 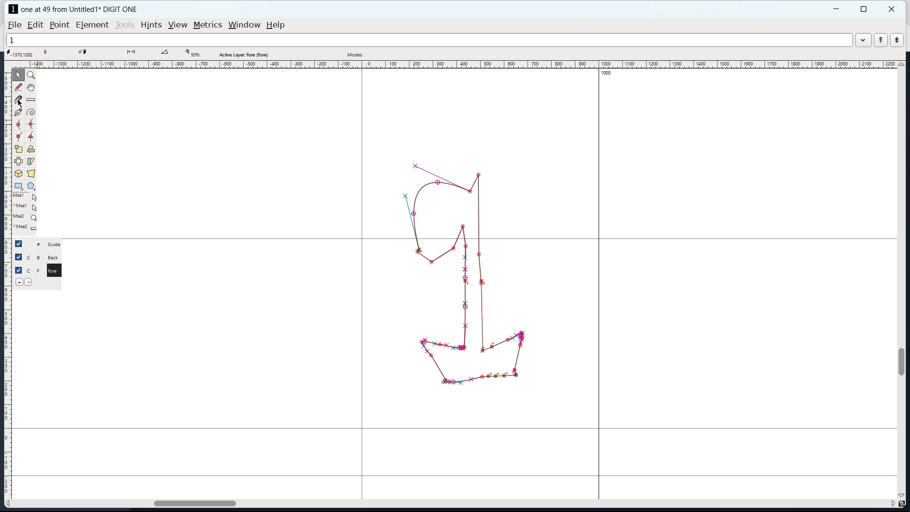 What do you see at coordinates (425, 53) in the screenshot?
I see `active layer: Fore (Fore)` at bounding box center [425, 53].